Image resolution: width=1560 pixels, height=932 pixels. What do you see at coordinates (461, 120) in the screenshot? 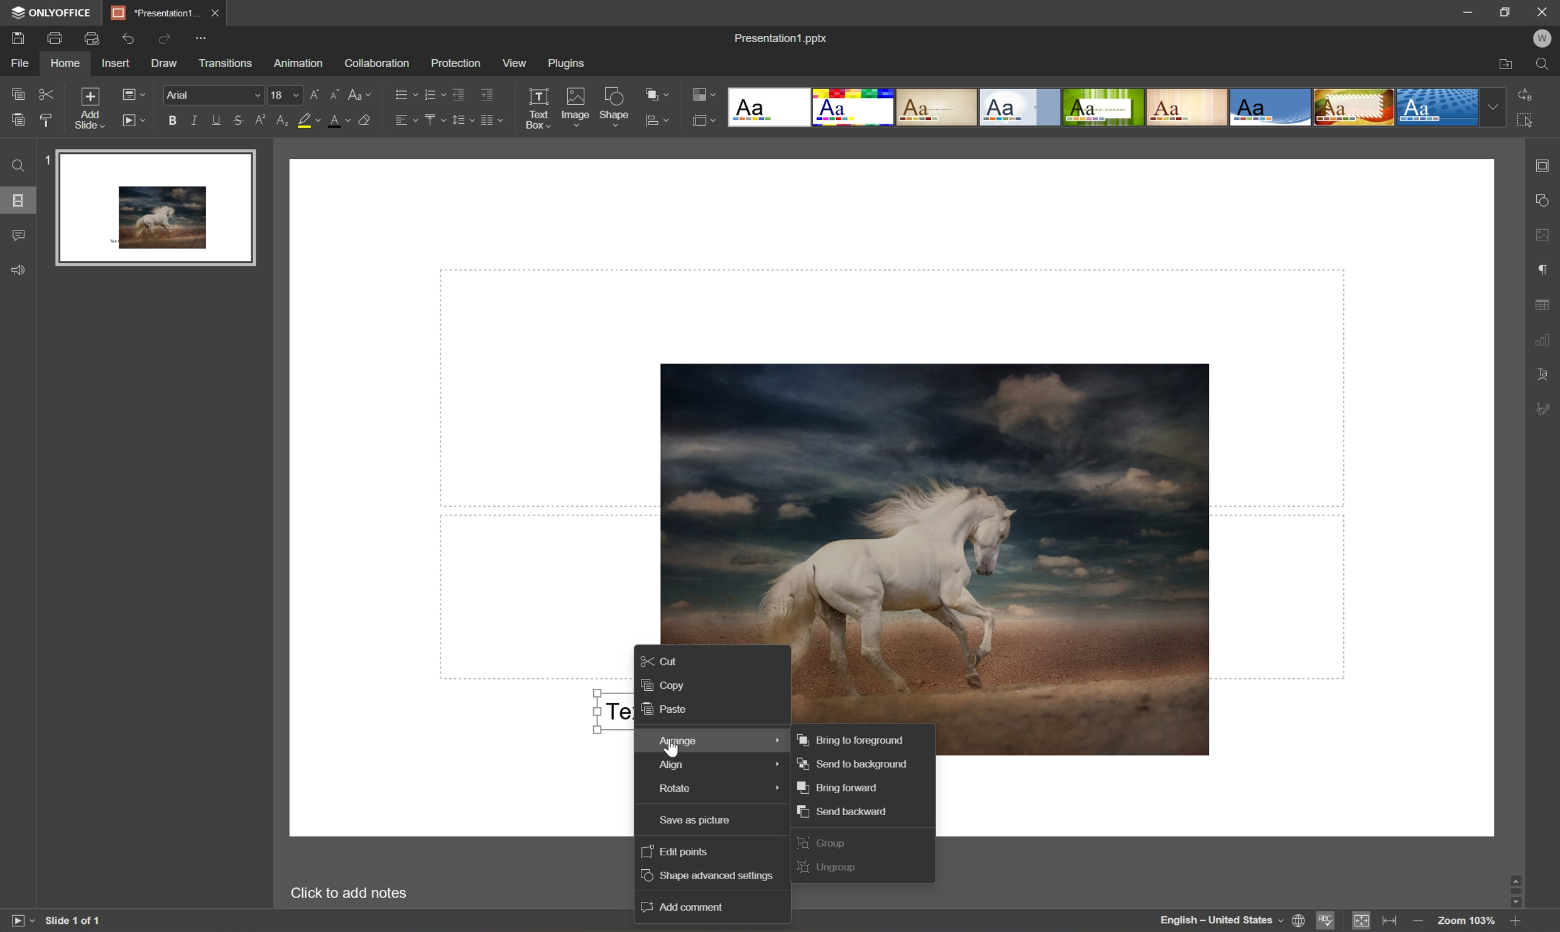
I see `Line spacing` at bounding box center [461, 120].